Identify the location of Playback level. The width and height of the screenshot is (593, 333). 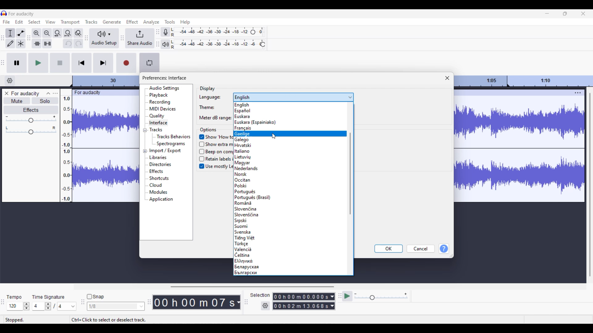
(215, 44).